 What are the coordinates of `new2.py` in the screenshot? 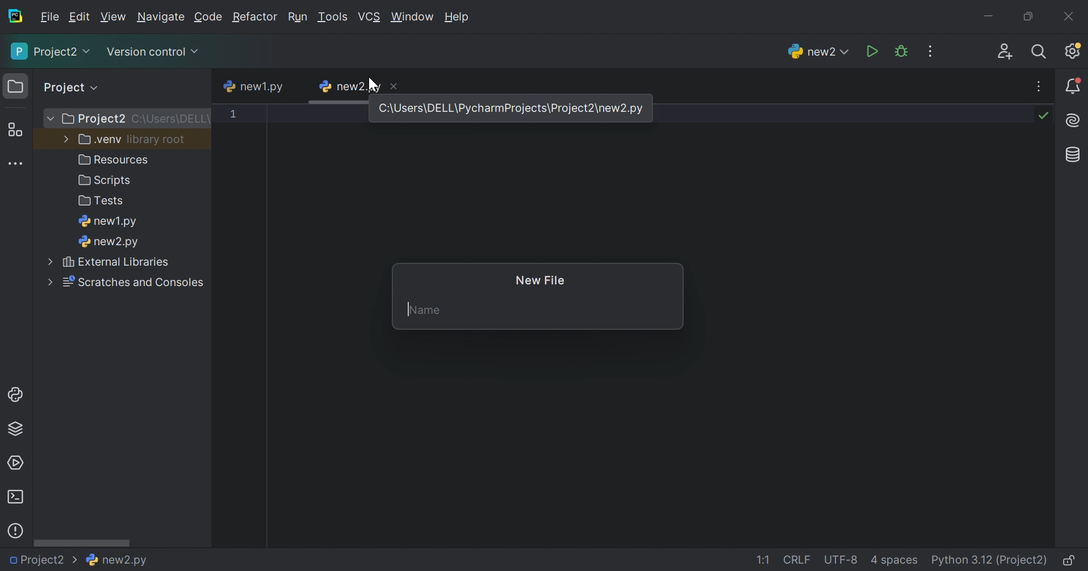 It's located at (121, 562).